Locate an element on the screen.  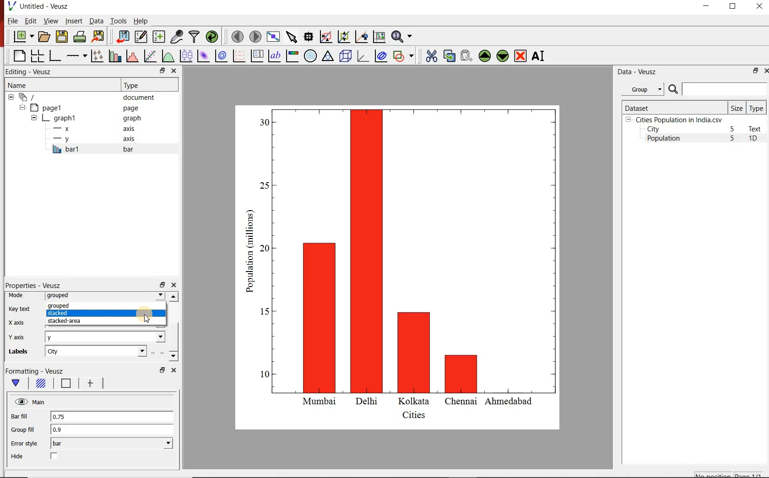
capture remote data is located at coordinates (176, 37).